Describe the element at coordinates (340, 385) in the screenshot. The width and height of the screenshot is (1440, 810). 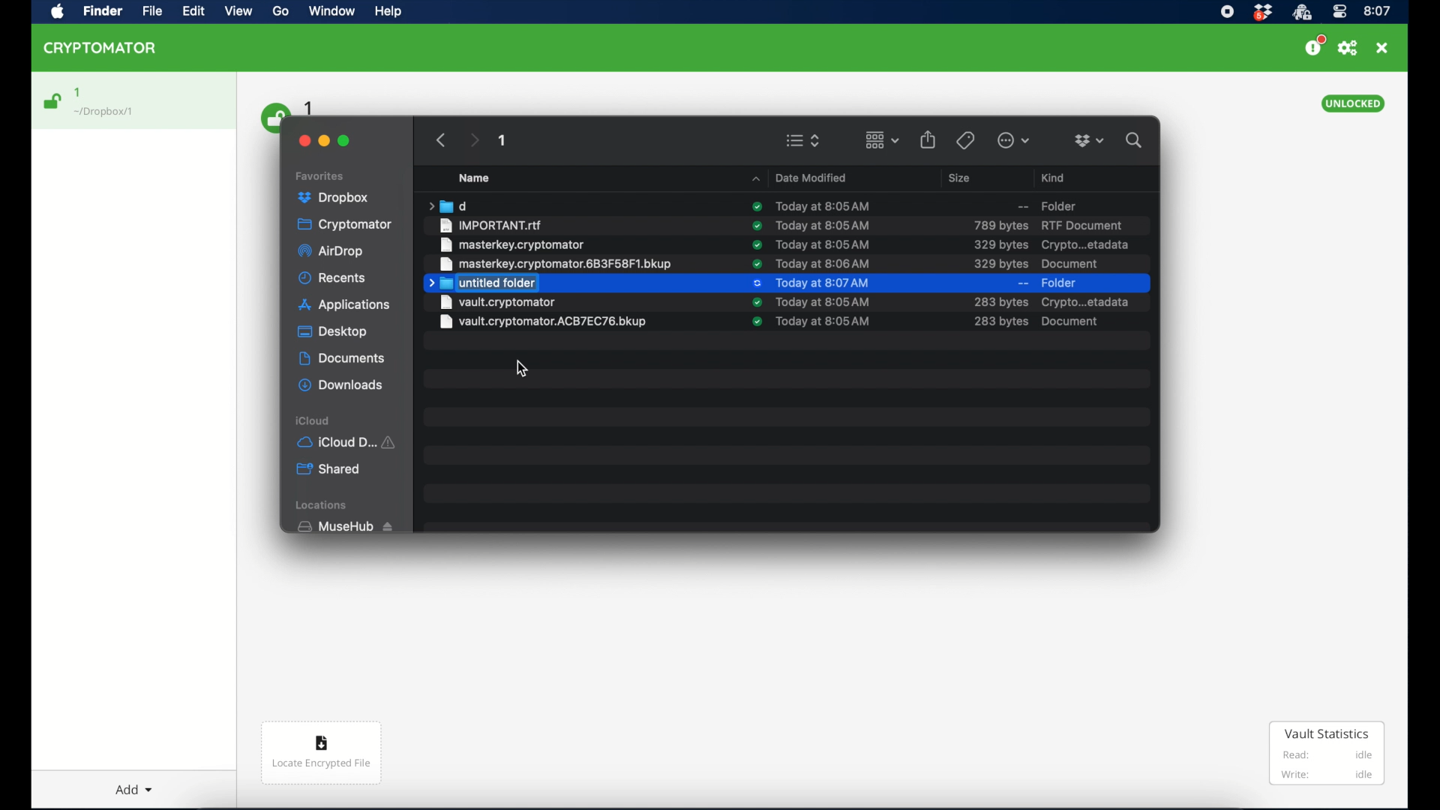
I see `downloads` at that location.